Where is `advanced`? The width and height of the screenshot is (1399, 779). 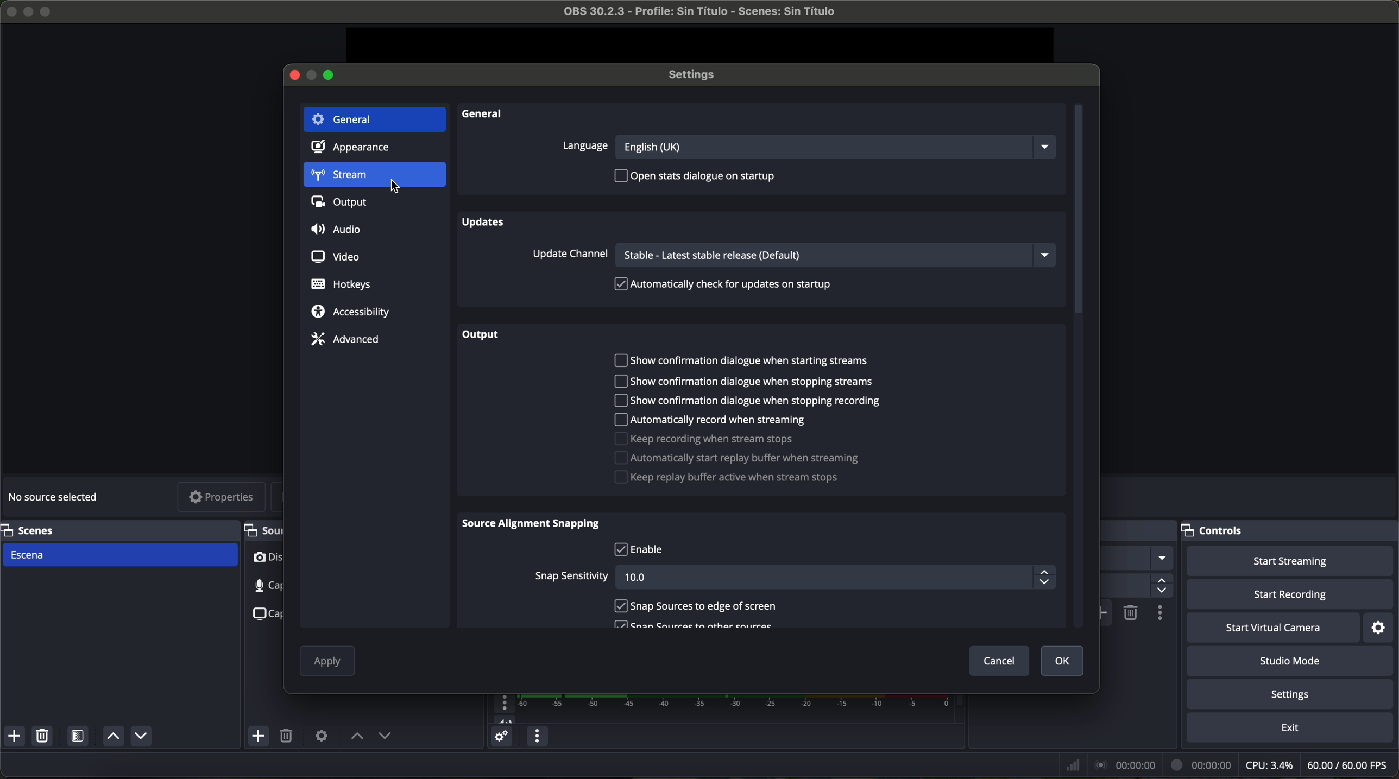
advanced is located at coordinates (345, 339).